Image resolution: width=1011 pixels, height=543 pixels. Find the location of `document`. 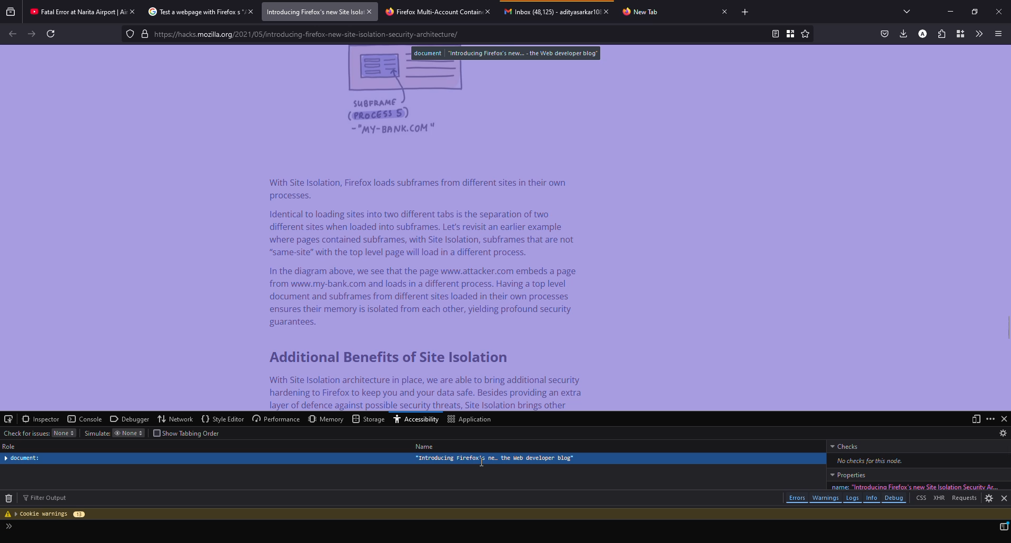

document is located at coordinates (506, 53).